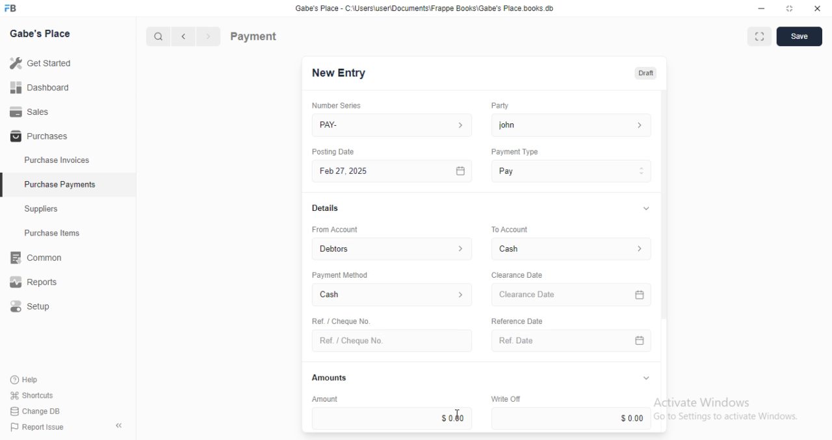 Image resolution: width=832 pixels, height=440 pixels. Describe the element at coordinates (40, 88) in the screenshot. I see `Dashboard` at that location.